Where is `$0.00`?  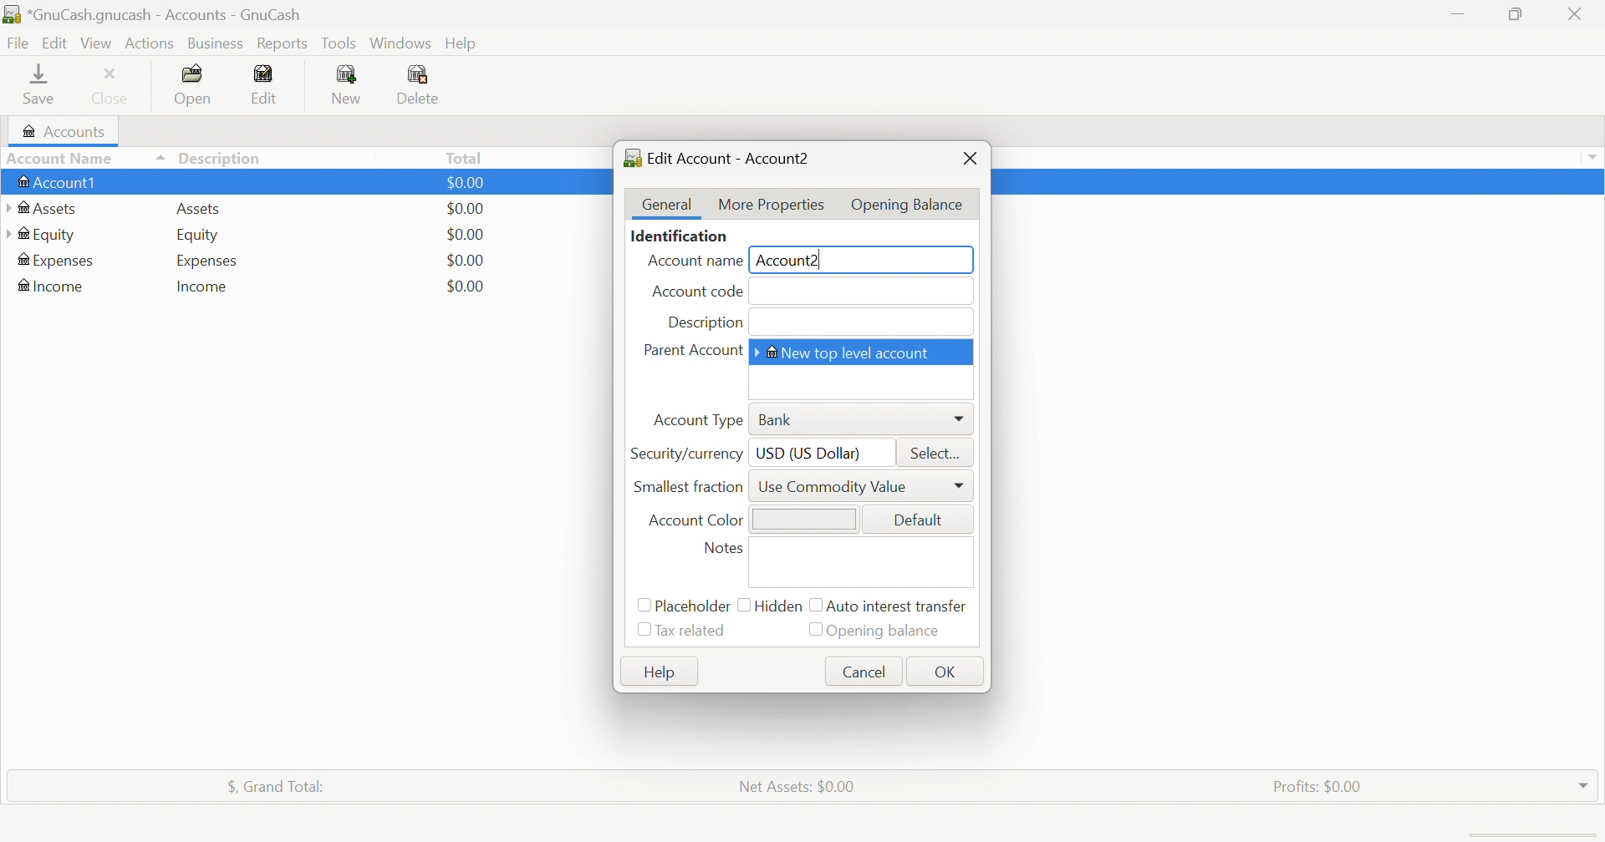
$0.00 is located at coordinates (467, 287).